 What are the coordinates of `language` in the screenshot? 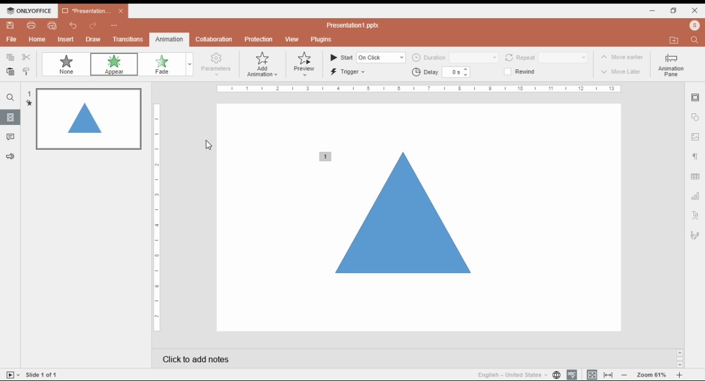 It's located at (514, 374).